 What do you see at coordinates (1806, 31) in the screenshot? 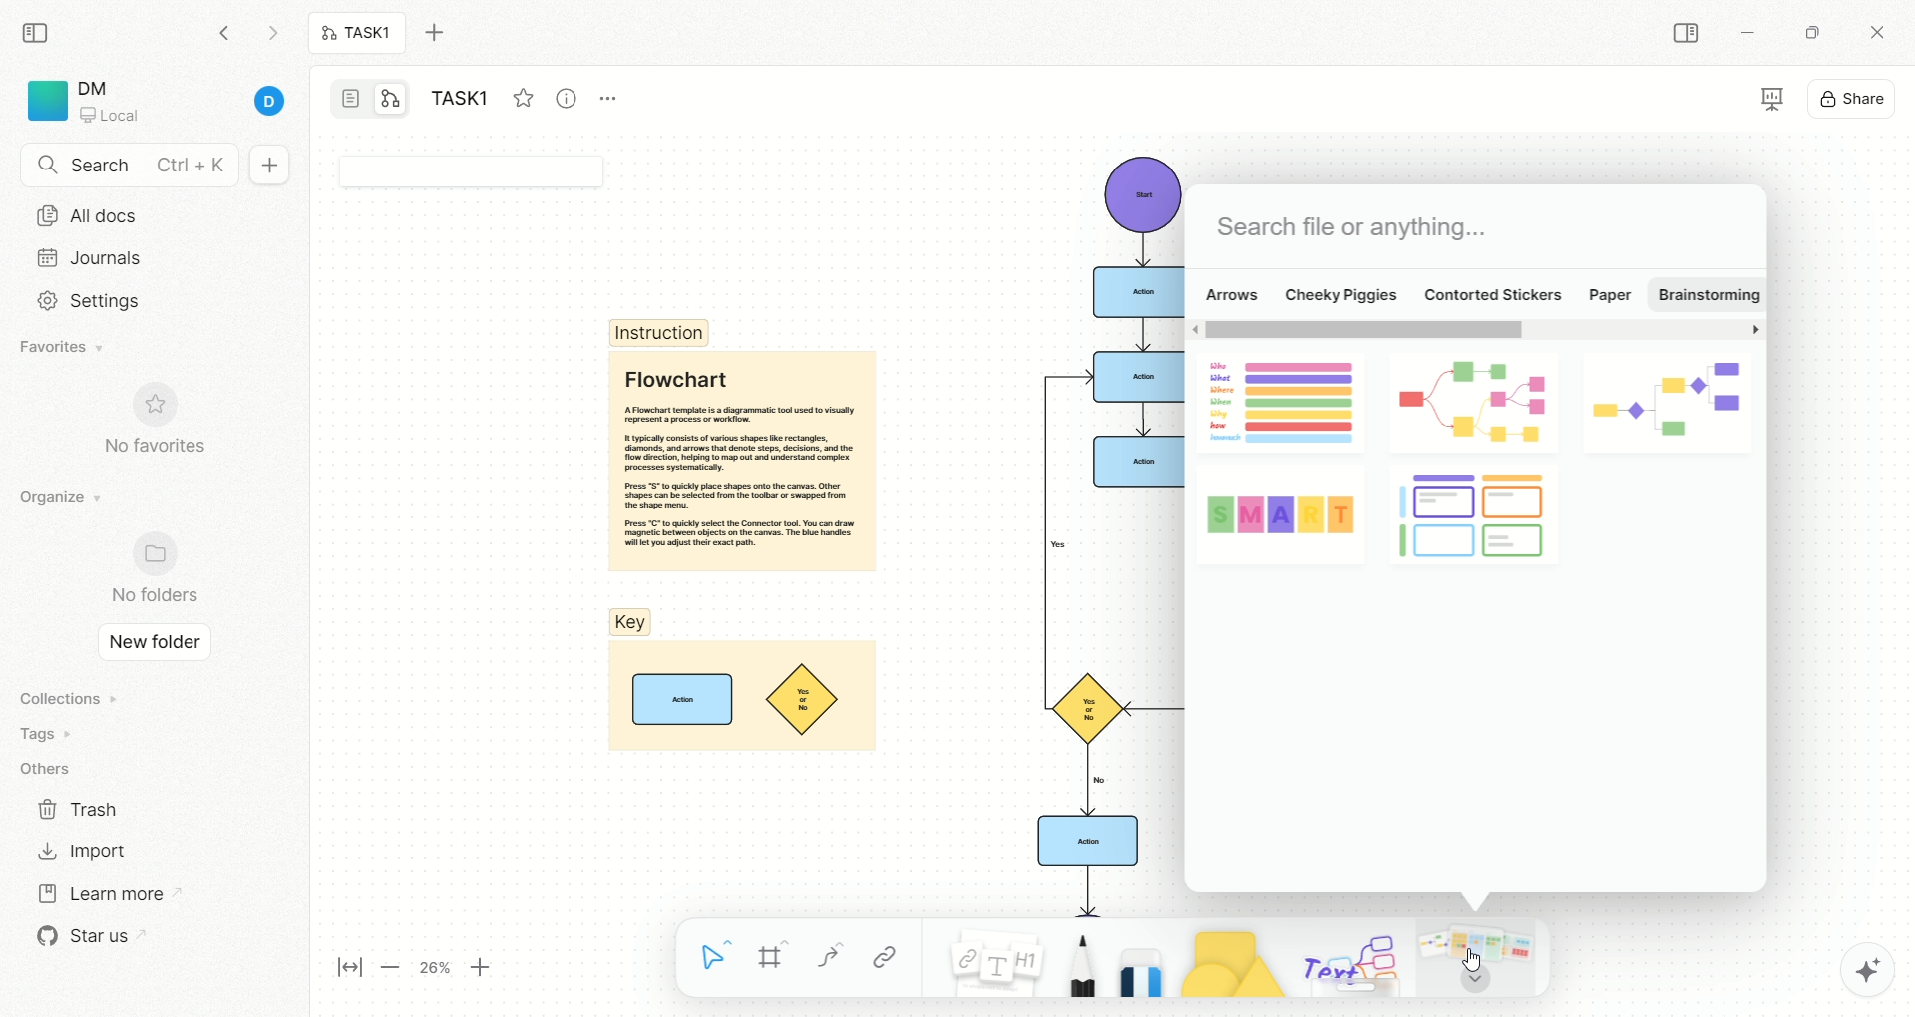
I see `maximize` at bounding box center [1806, 31].